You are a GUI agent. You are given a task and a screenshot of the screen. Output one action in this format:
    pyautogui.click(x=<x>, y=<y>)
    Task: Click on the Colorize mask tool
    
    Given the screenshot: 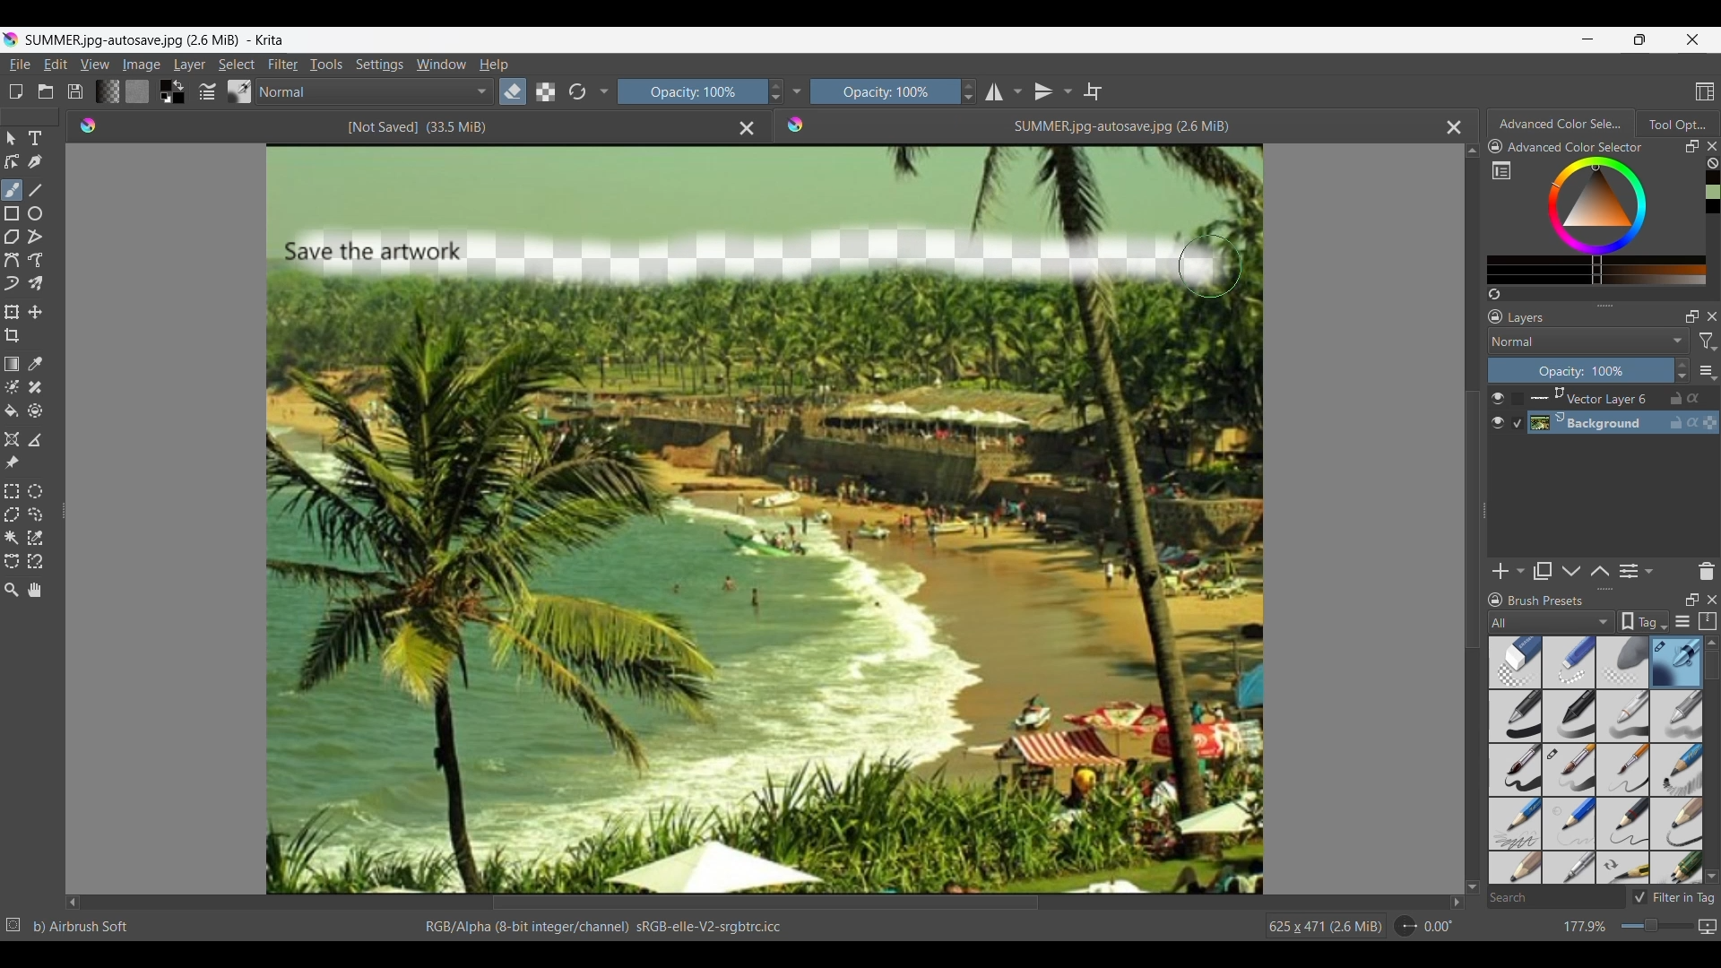 What is the action you would take?
    pyautogui.click(x=13, y=386)
    